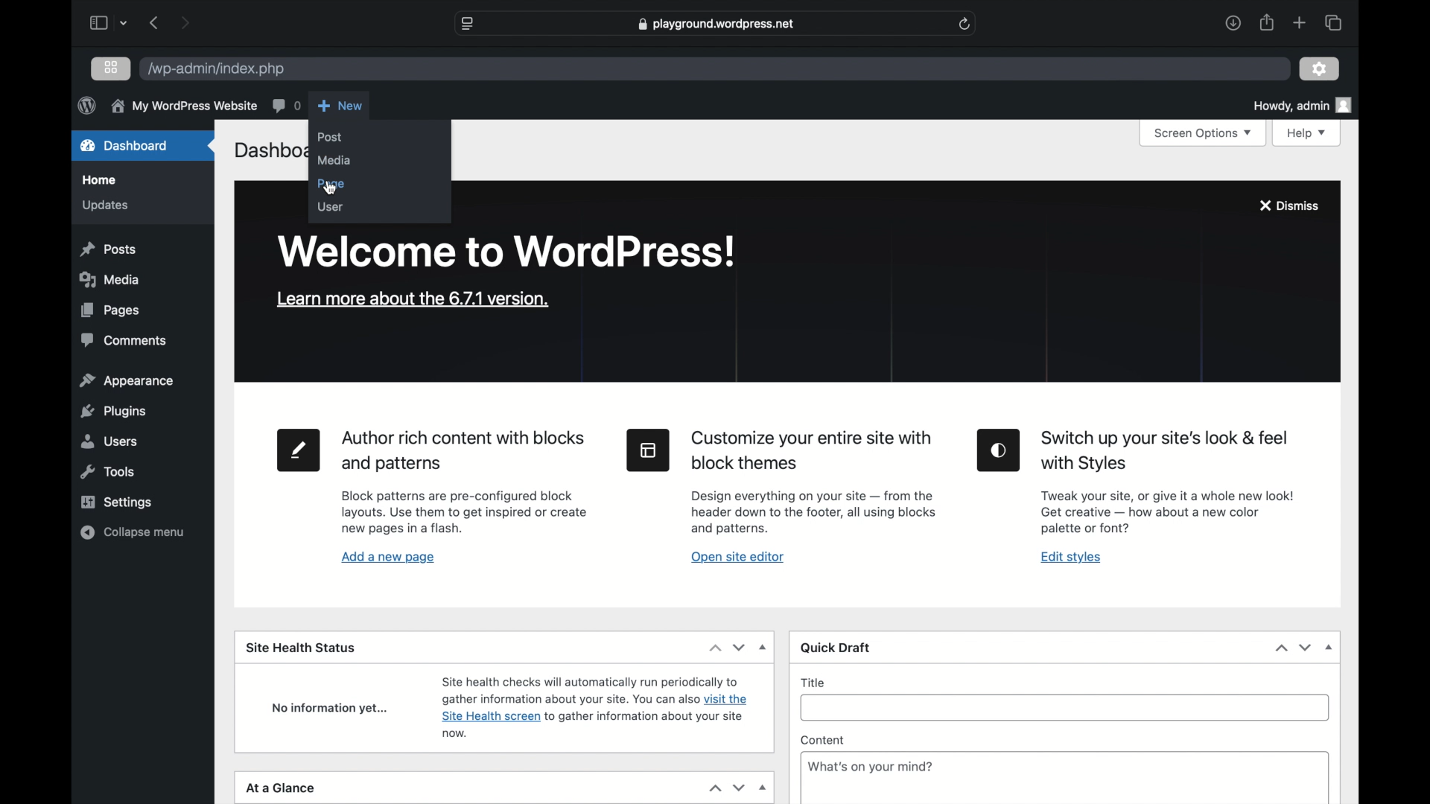  Describe the element at coordinates (1169, 511) in the screenshot. I see `edit styles tool information` at that location.